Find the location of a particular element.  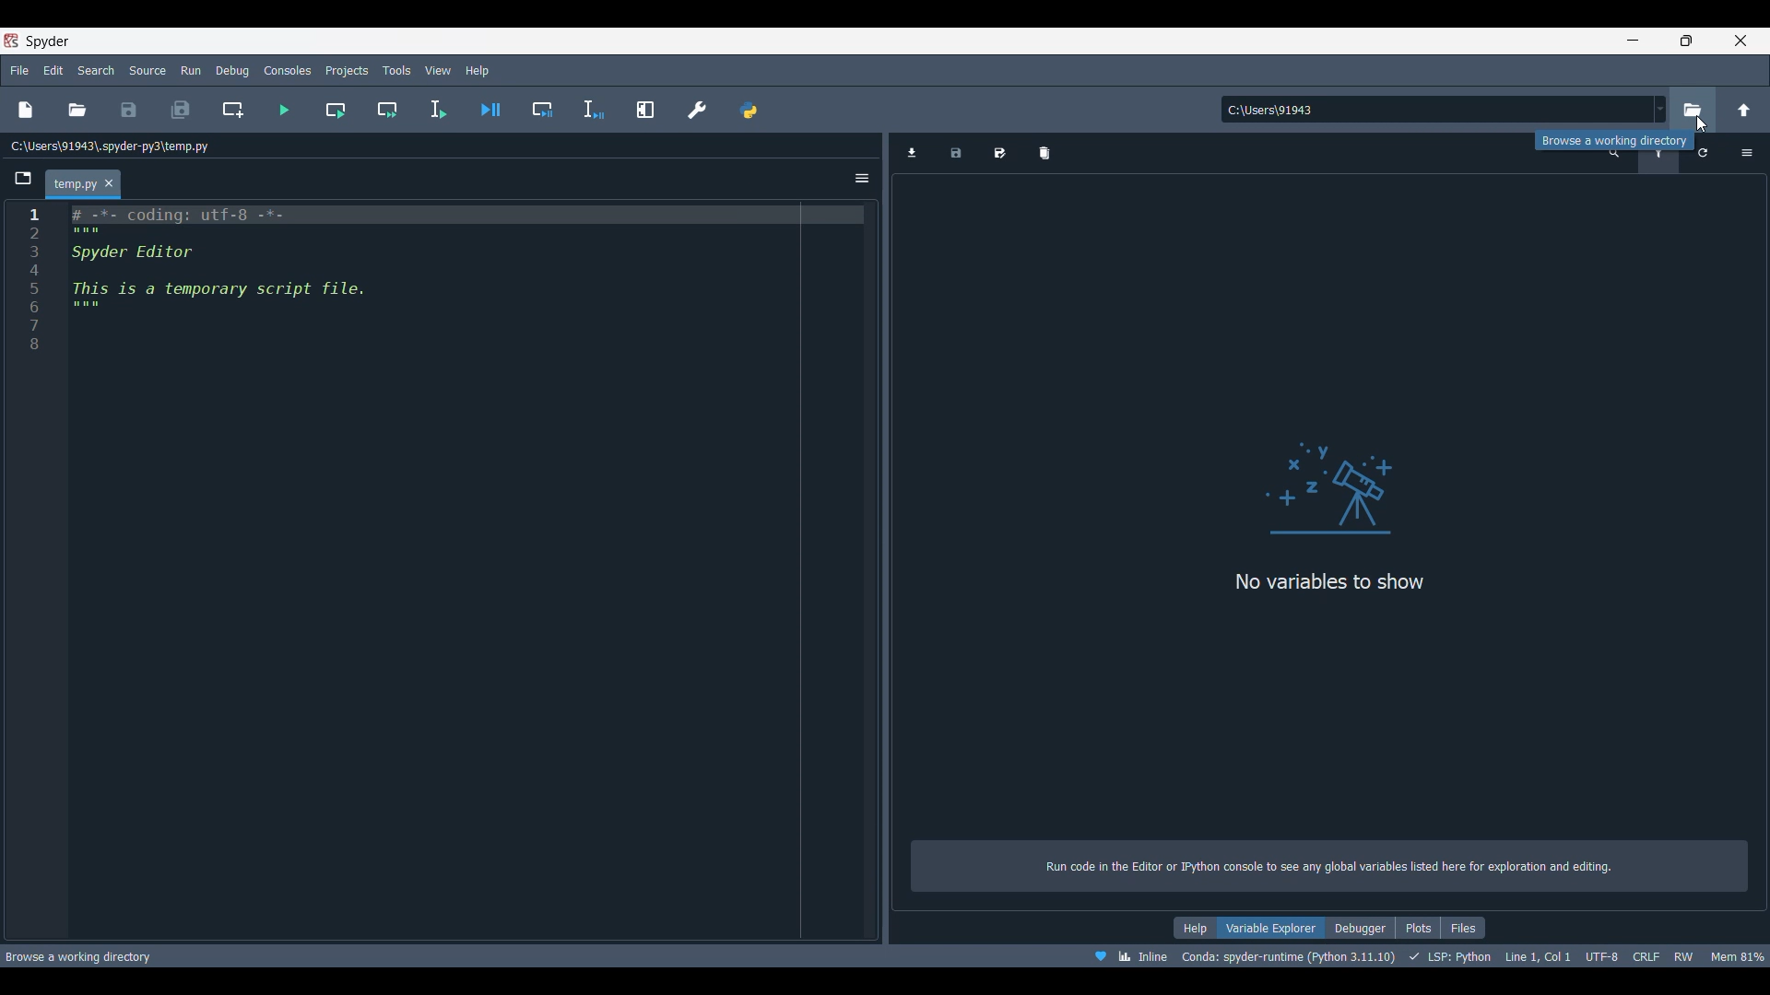

Close tab is located at coordinates (109, 183).